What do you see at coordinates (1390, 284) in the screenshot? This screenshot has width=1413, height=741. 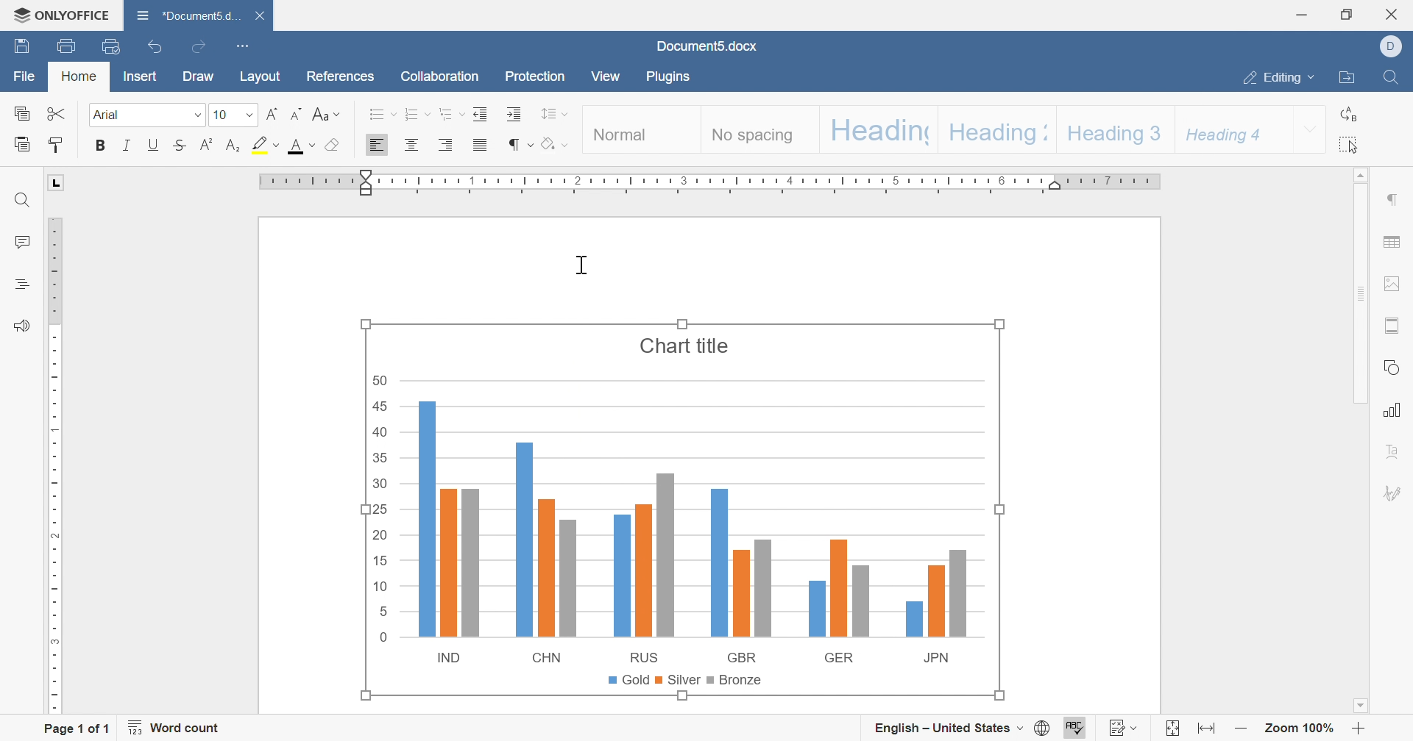 I see `image settings` at bounding box center [1390, 284].